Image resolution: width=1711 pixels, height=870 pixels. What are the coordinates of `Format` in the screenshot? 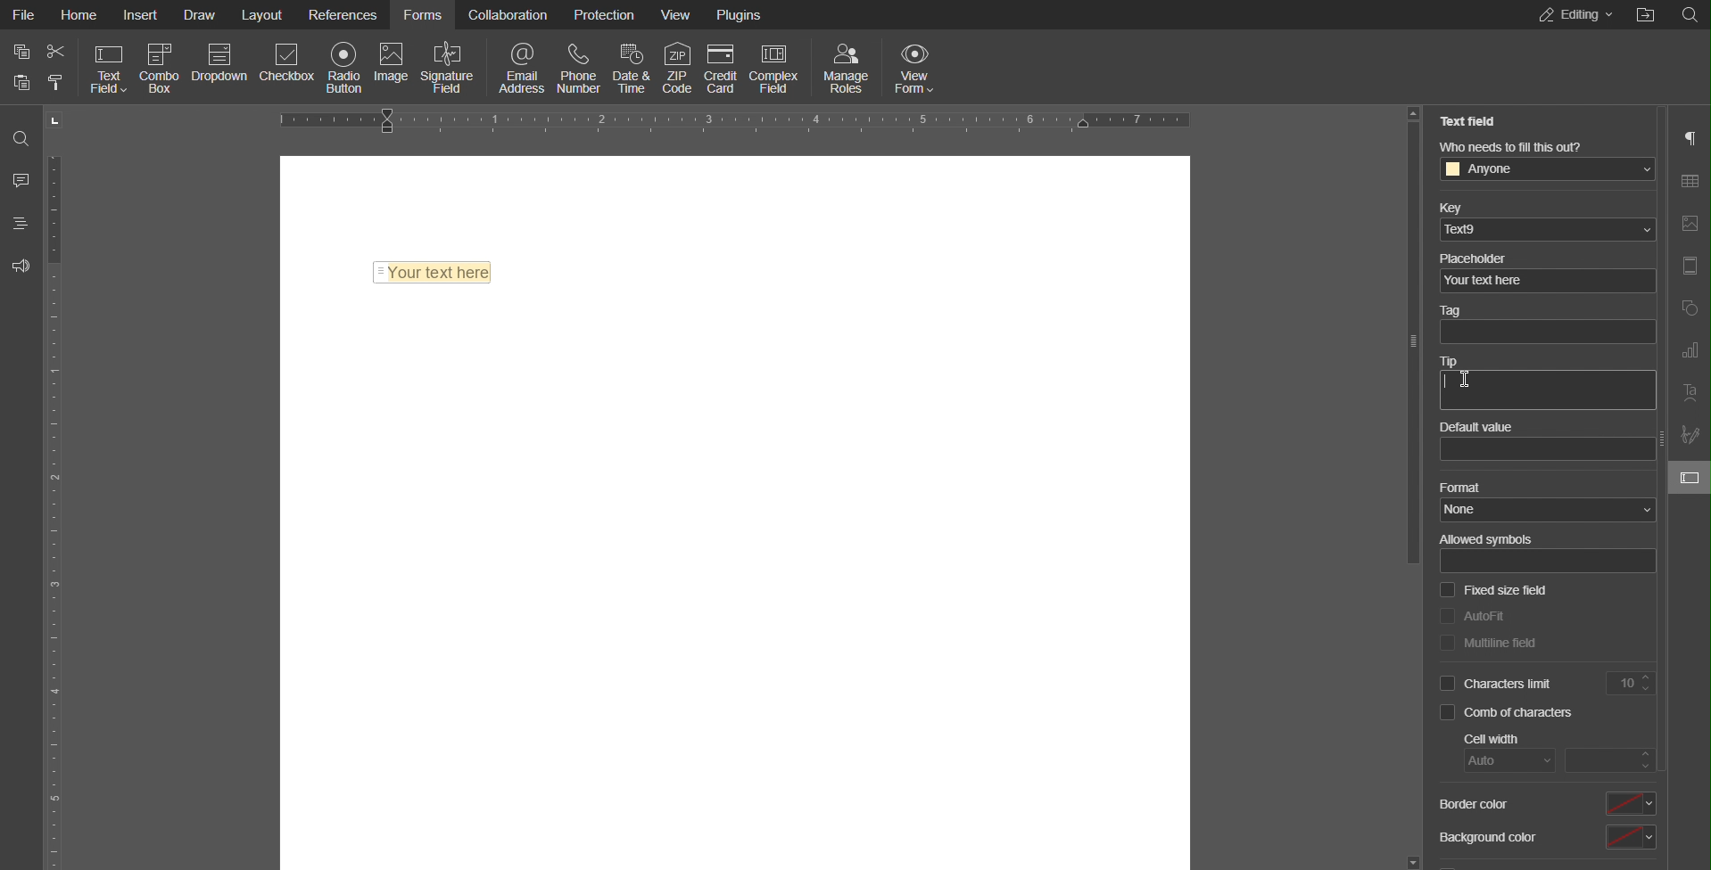 It's located at (1547, 487).